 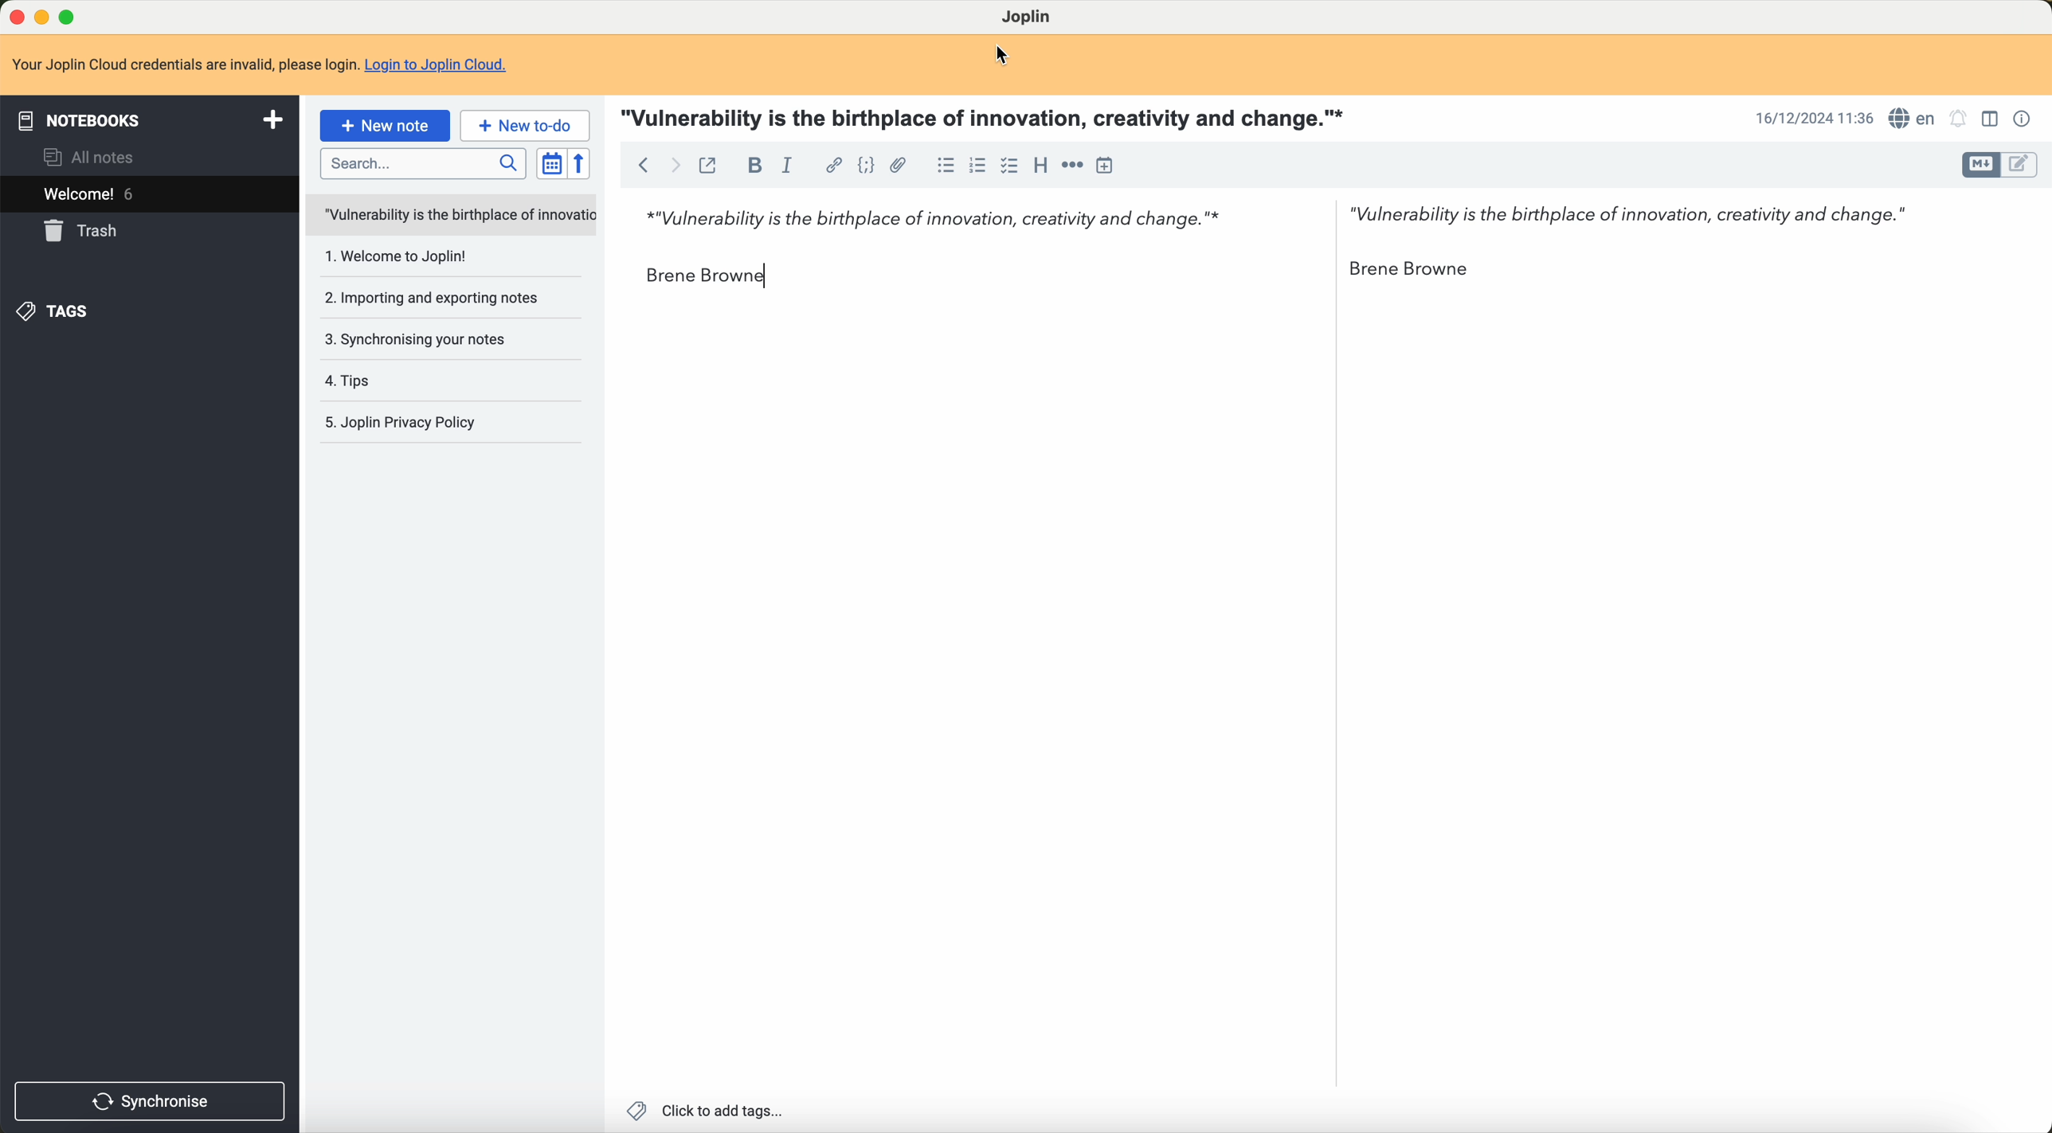 What do you see at coordinates (1912, 118) in the screenshot?
I see `language` at bounding box center [1912, 118].